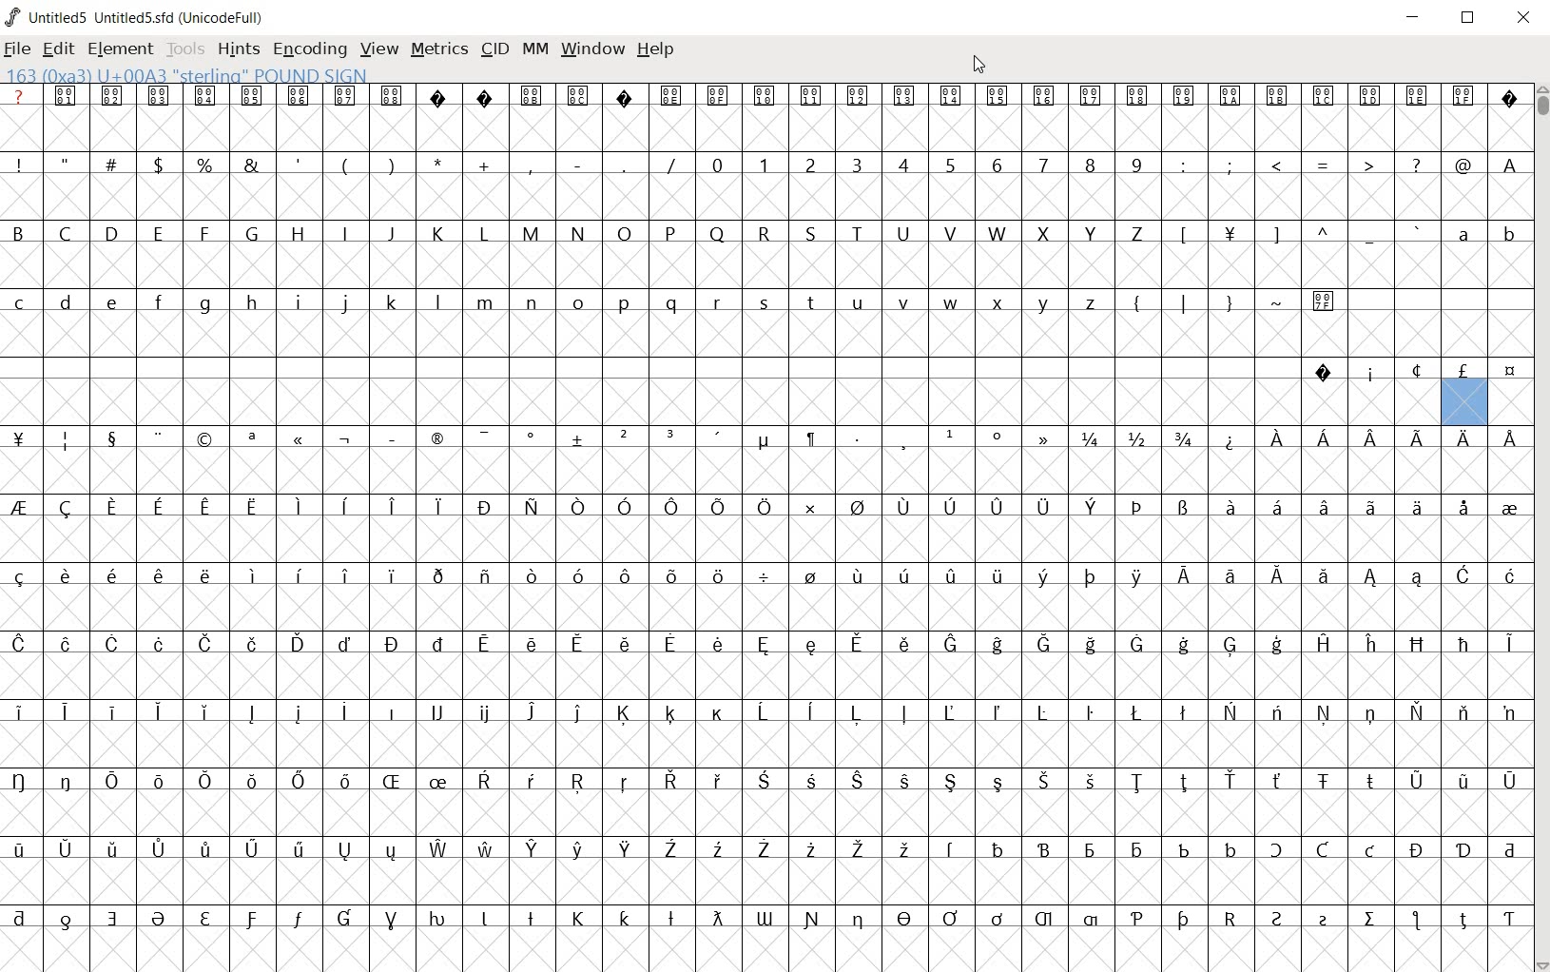 This screenshot has width=1550, height=972. Describe the element at coordinates (1279, 437) in the screenshot. I see `Symbol` at that location.